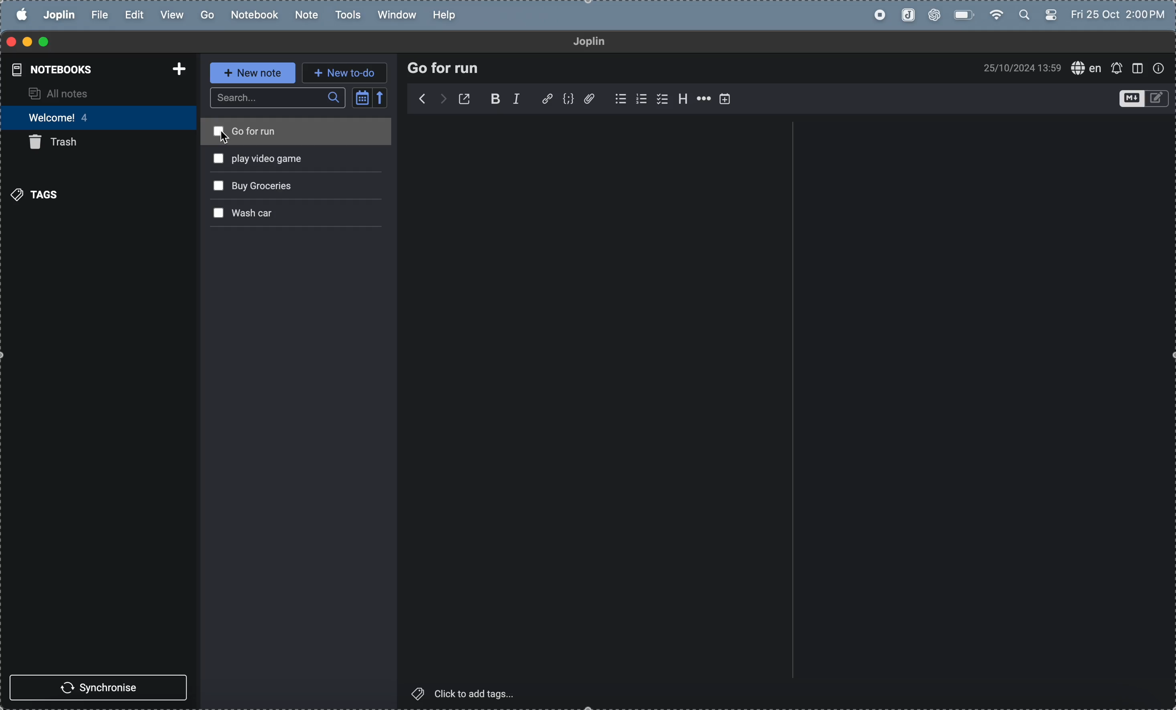 The height and width of the screenshot is (710, 1176). I want to click on play video games, so click(284, 157).